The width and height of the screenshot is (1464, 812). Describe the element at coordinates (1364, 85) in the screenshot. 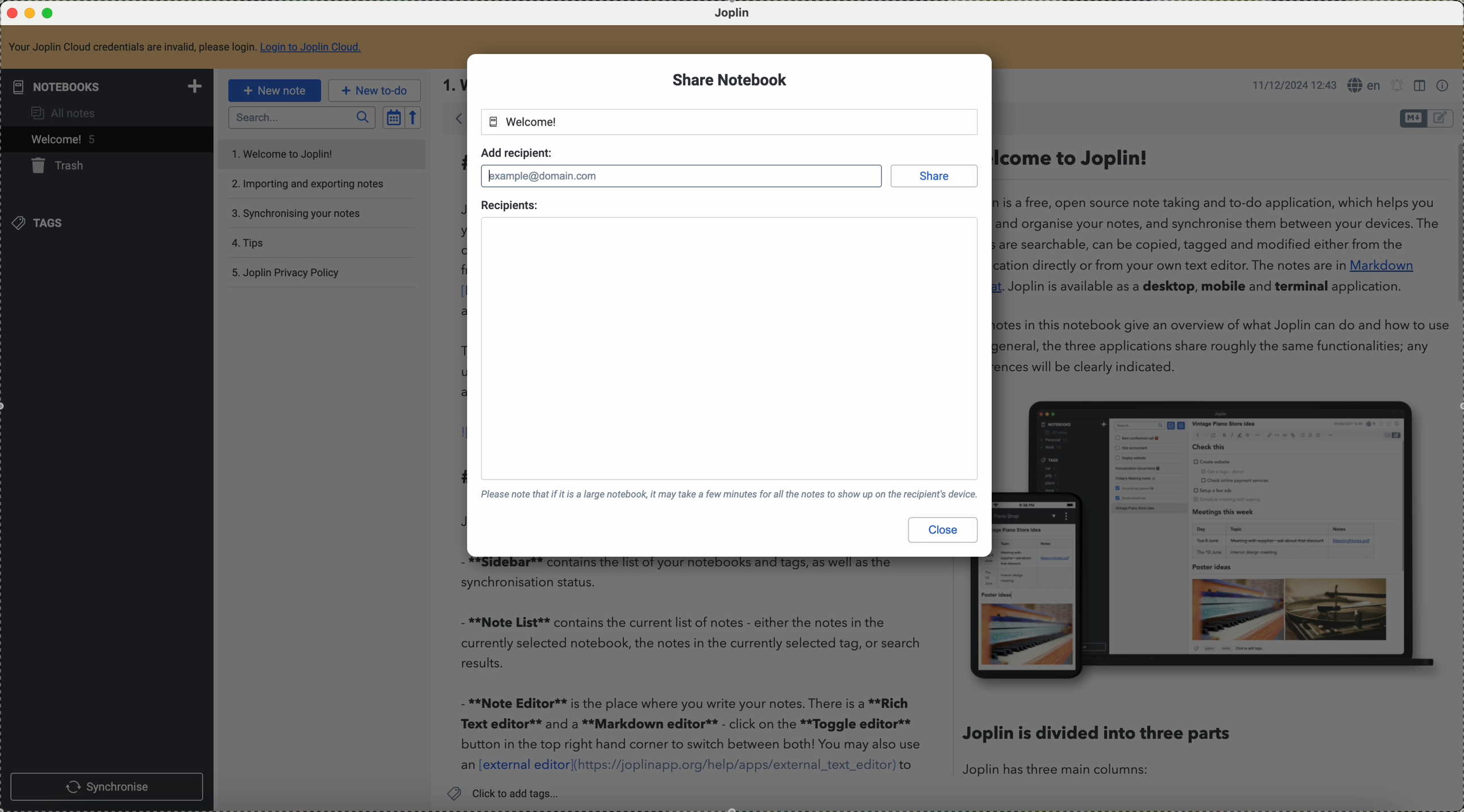

I see `language` at that location.